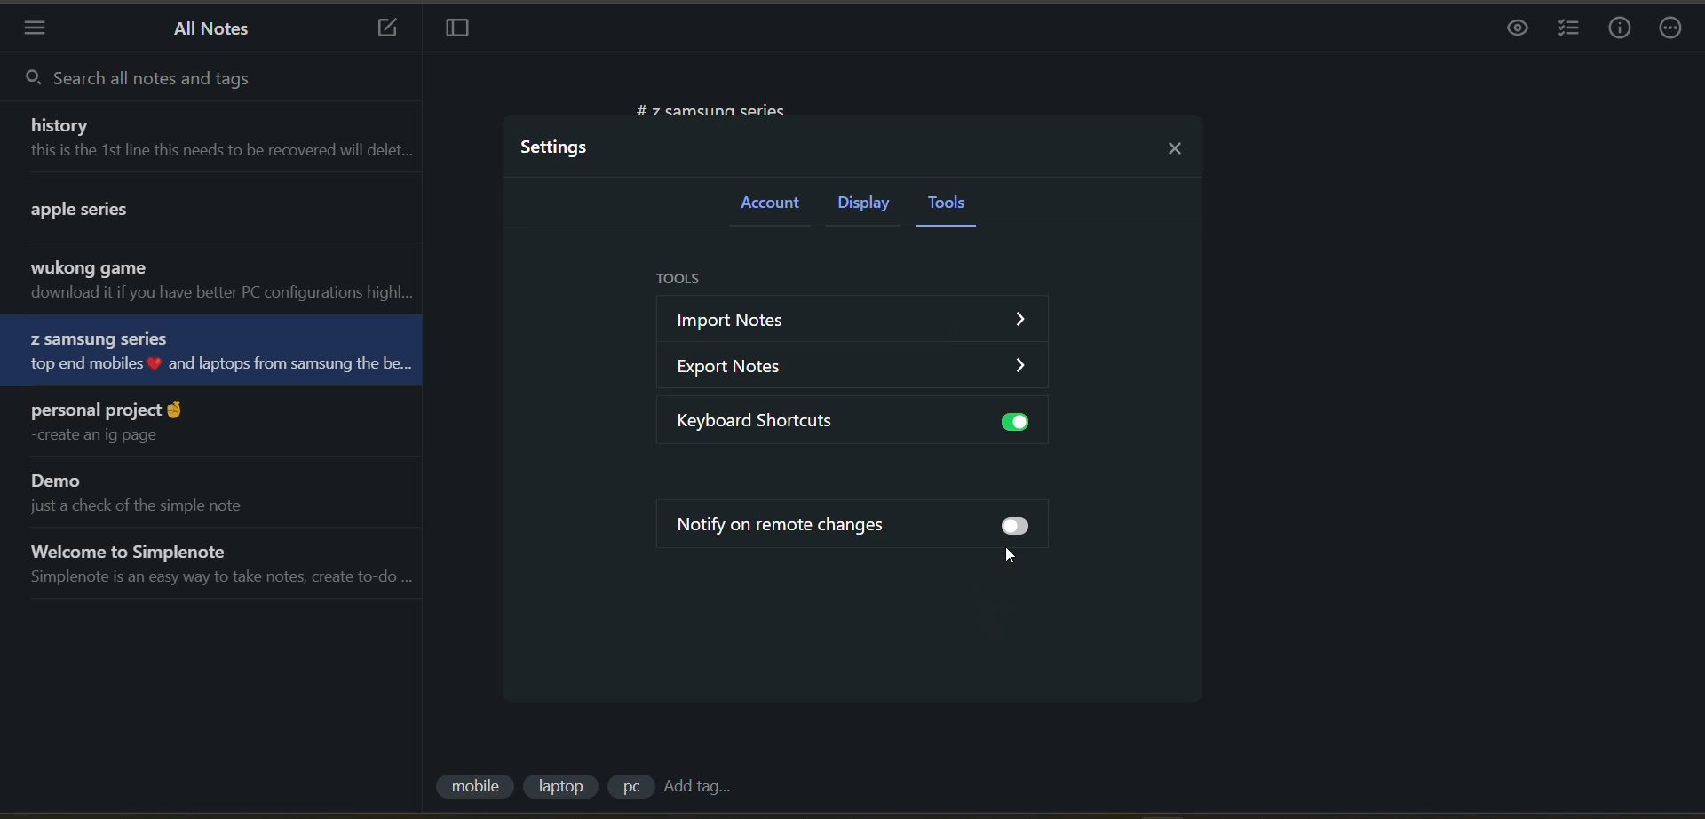  What do you see at coordinates (558, 147) in the screenshot?
I see `settings` at bounding box center [558, 147].